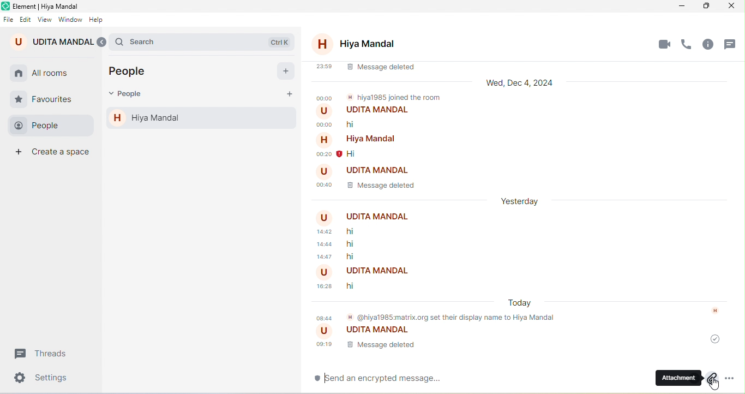  What do you see at coordinates (325, 218) in the screenshot?
I see `User profile` at bounding box center [325, 218].